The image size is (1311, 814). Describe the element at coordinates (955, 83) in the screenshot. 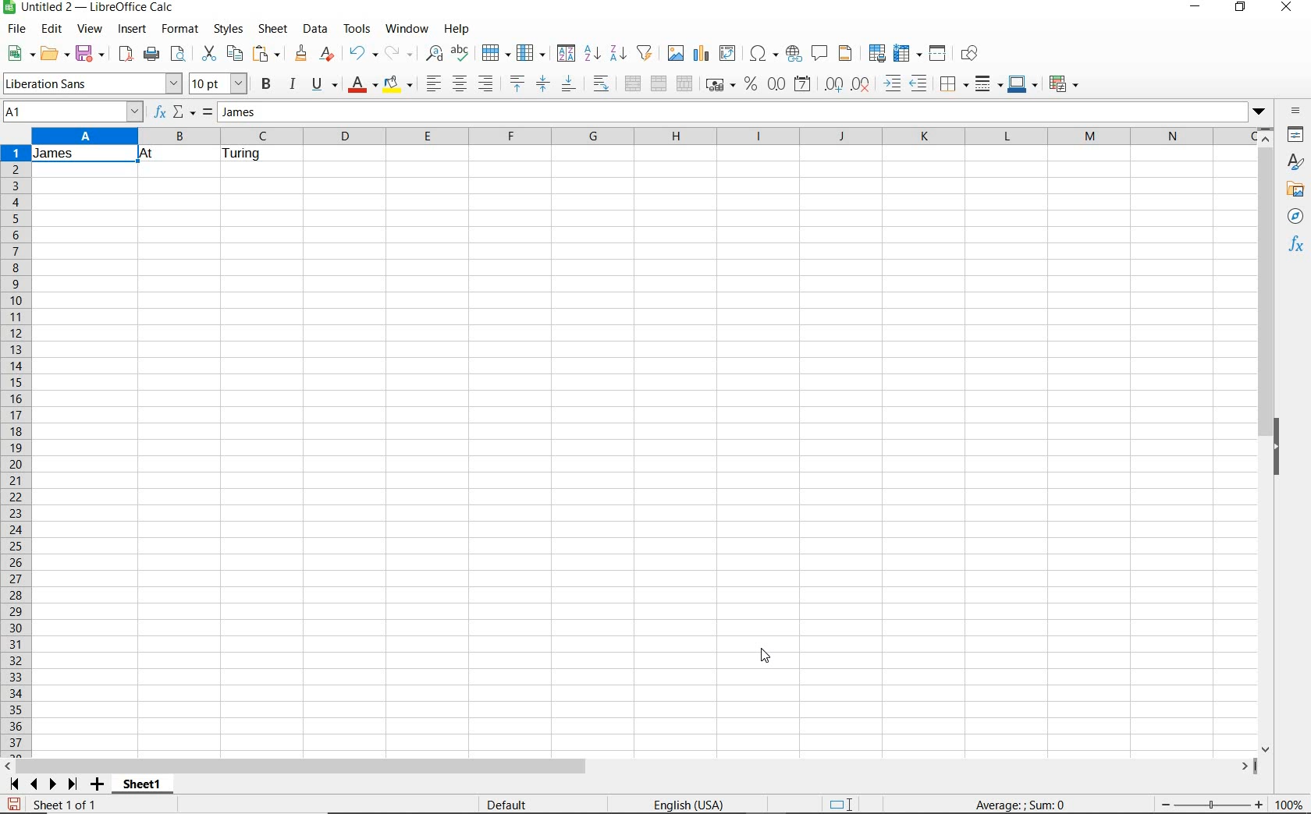

I see `border style` at that location.